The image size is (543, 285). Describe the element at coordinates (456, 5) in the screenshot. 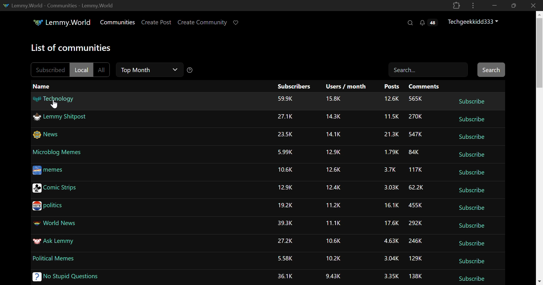

I see `Extensions` at that location.